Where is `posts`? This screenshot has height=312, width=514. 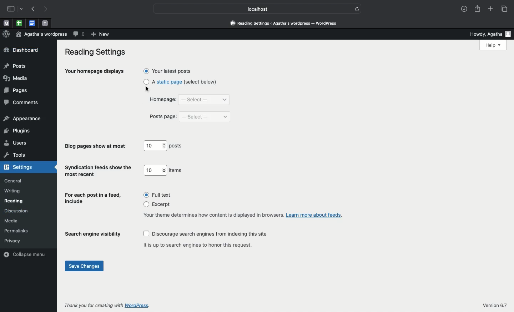 posts is located at coordinates (177, 146).